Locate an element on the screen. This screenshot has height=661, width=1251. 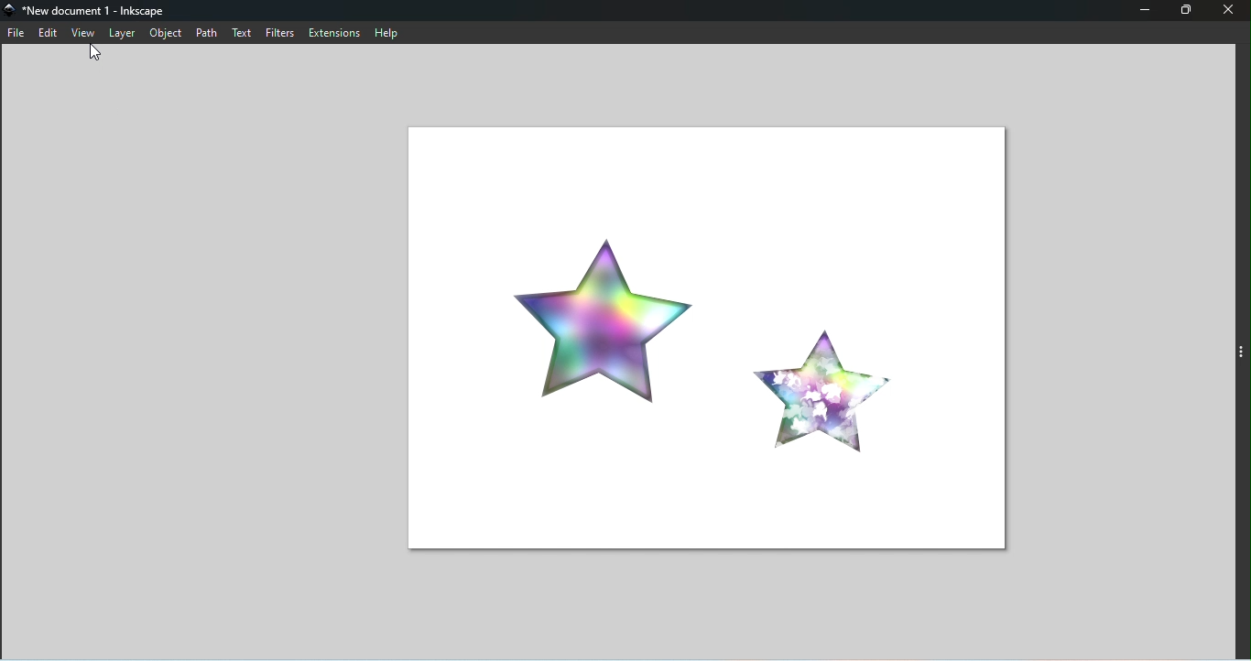
Layer is located at coordinates (125, 33).